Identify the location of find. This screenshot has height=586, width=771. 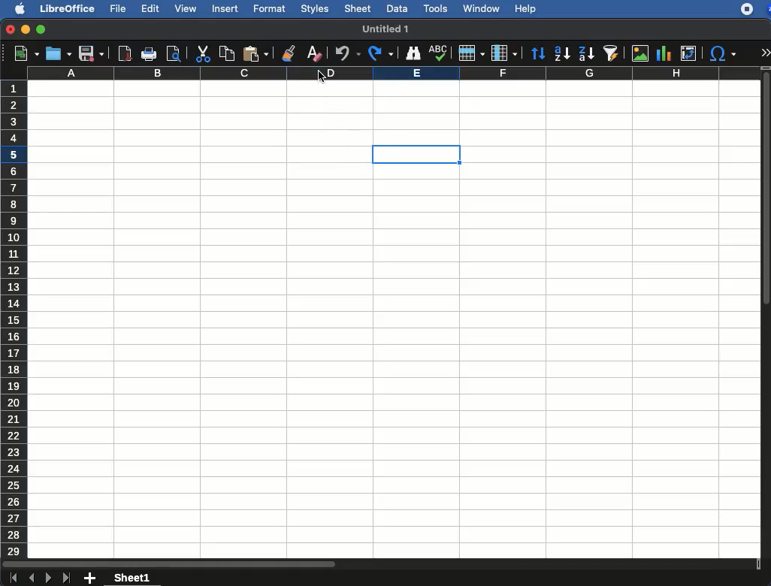
(412, 52).